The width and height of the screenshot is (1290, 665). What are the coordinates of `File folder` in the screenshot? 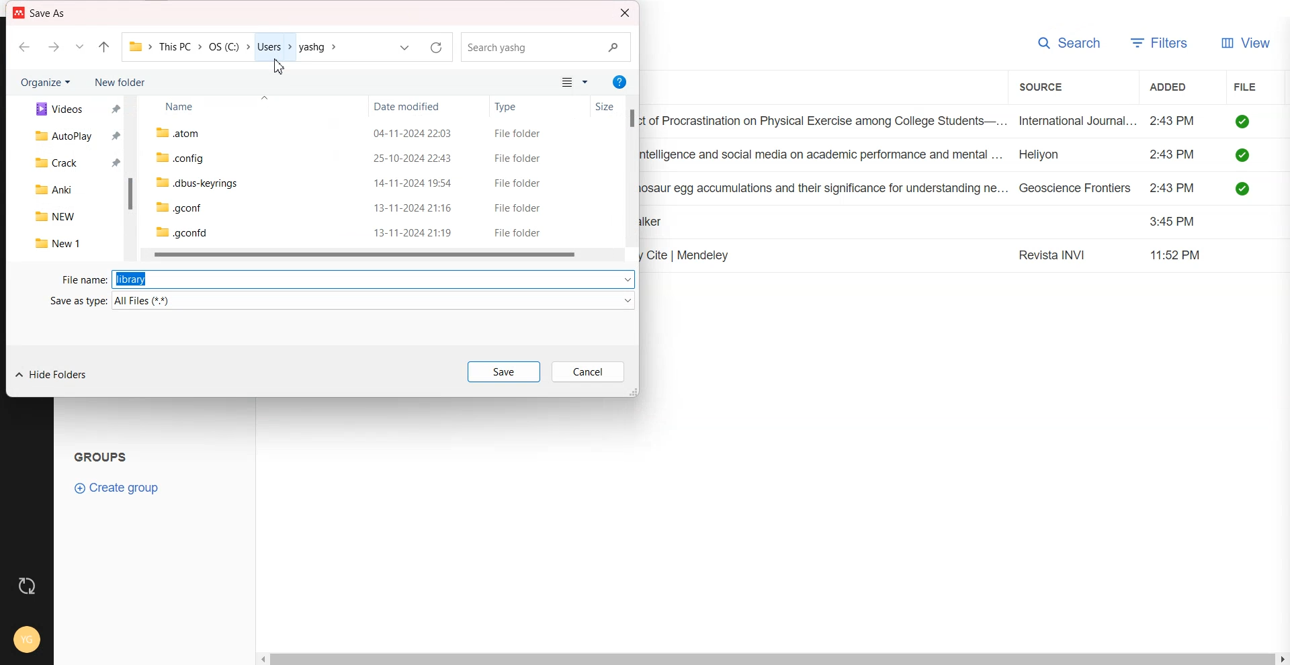 It's located at (519, 232).